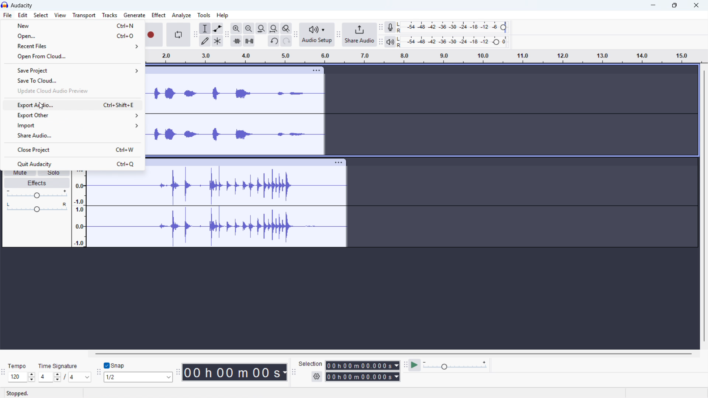 This screenshot has width=708, height=398. What do you see at coordinates (274, 41) in the screenshot?
I see `Undo ` at bounding box center [274, 41].